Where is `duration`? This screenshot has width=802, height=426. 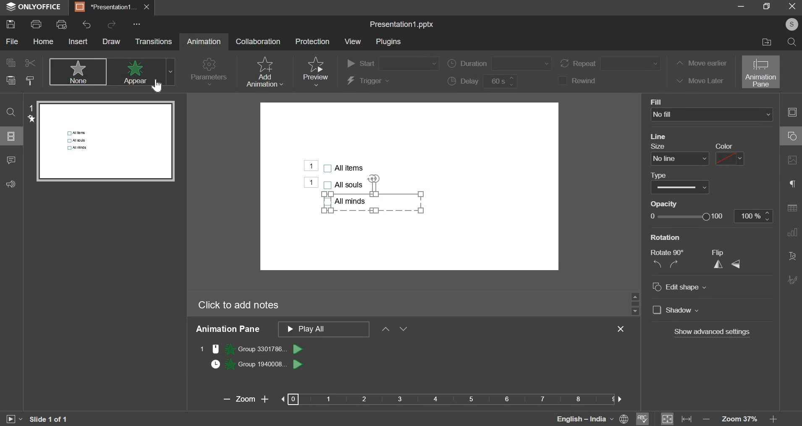
duration is located at coordinates (498, 63).